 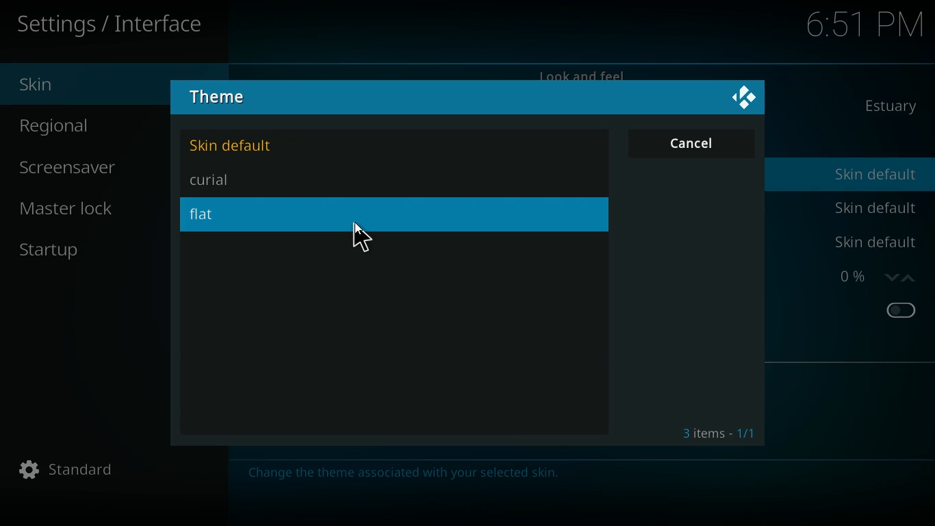 I want to click on estuary, so click(x=886, y=106).